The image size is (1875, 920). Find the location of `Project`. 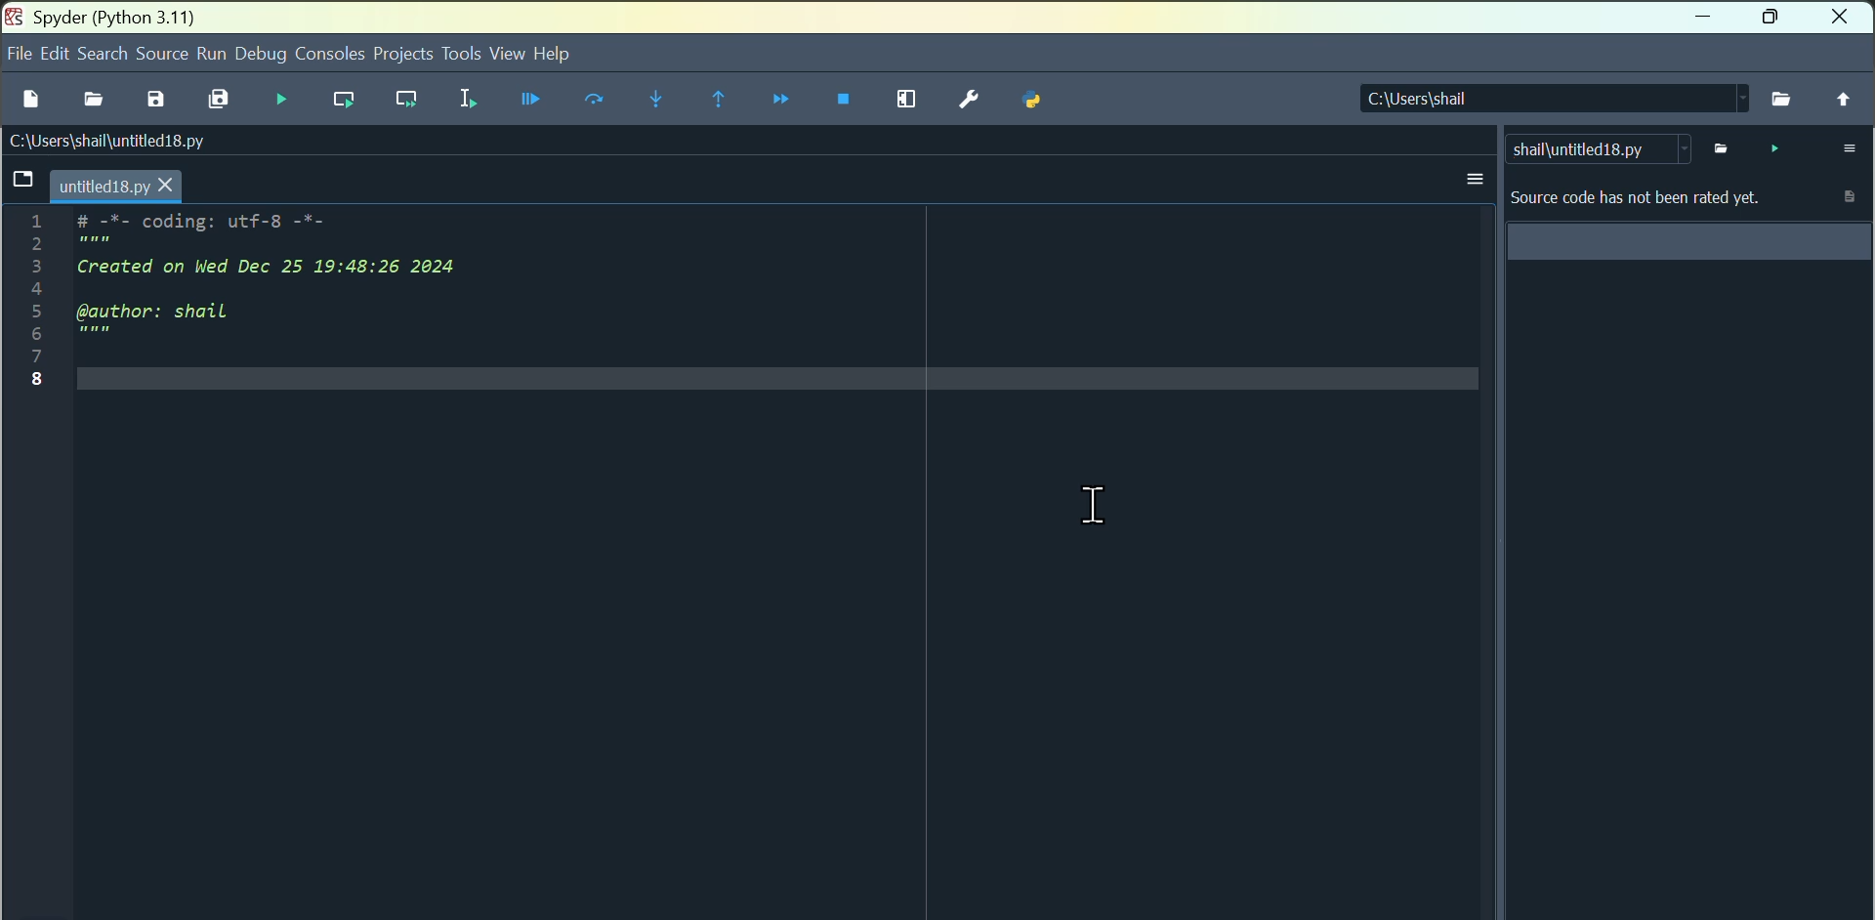

Project is located at coordinates (400, 55).